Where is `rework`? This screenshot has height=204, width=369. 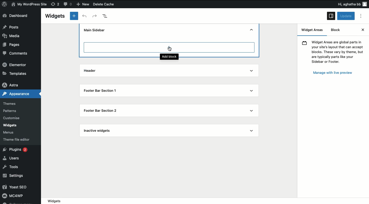 rework is located at coordinates (54, 4).